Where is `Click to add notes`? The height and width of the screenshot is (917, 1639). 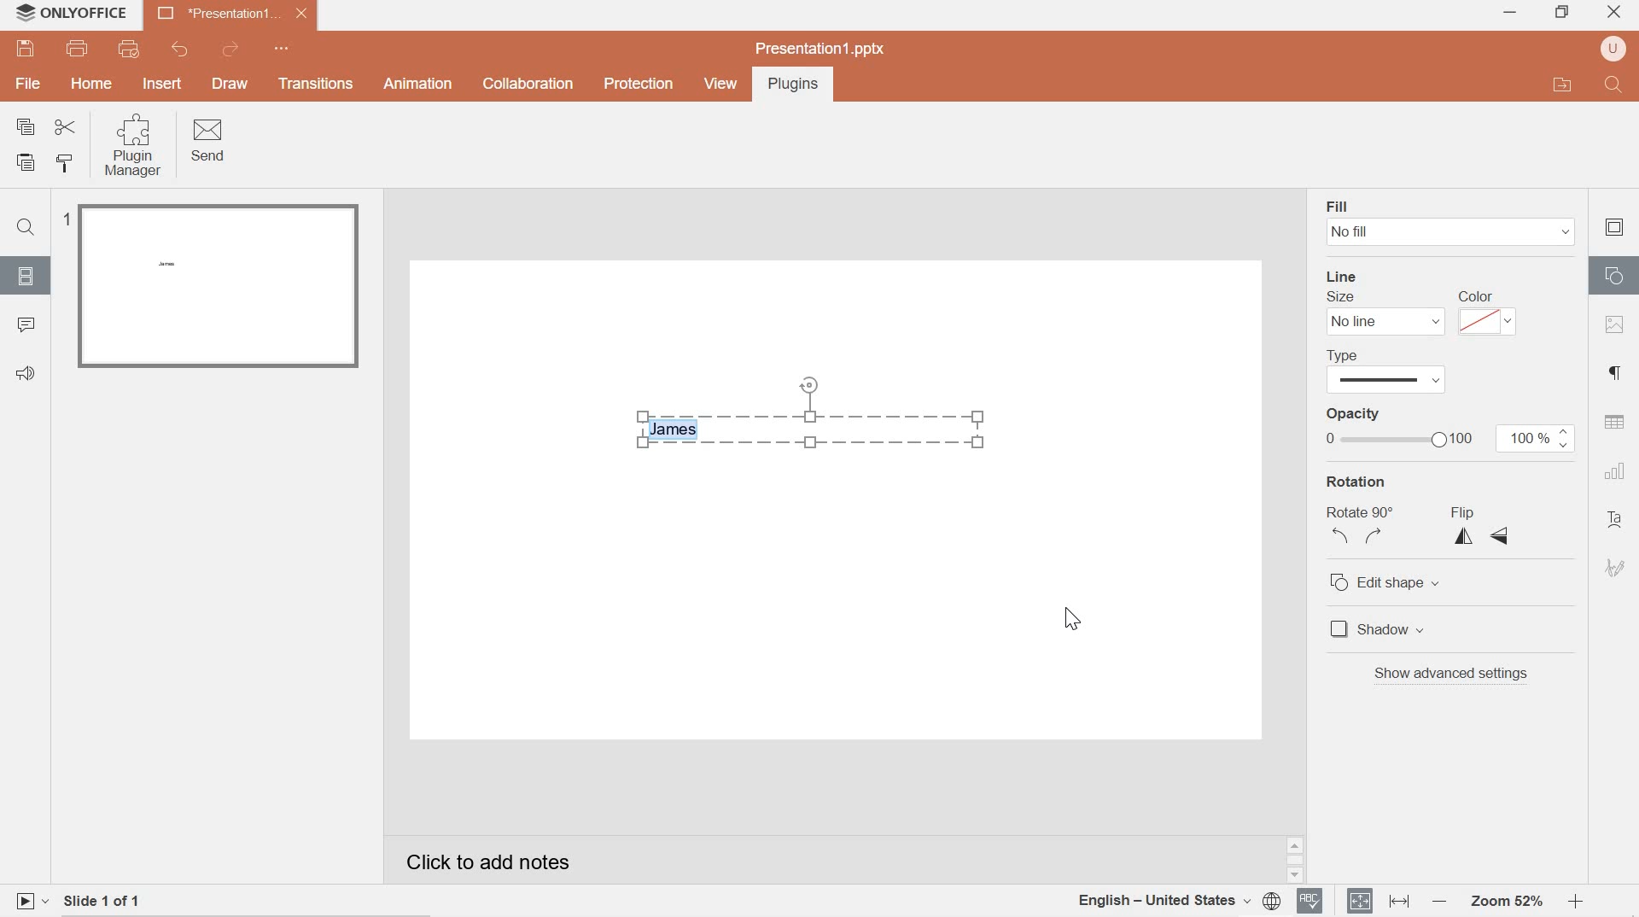 Click to add notes is located at coordinates (511, 857).